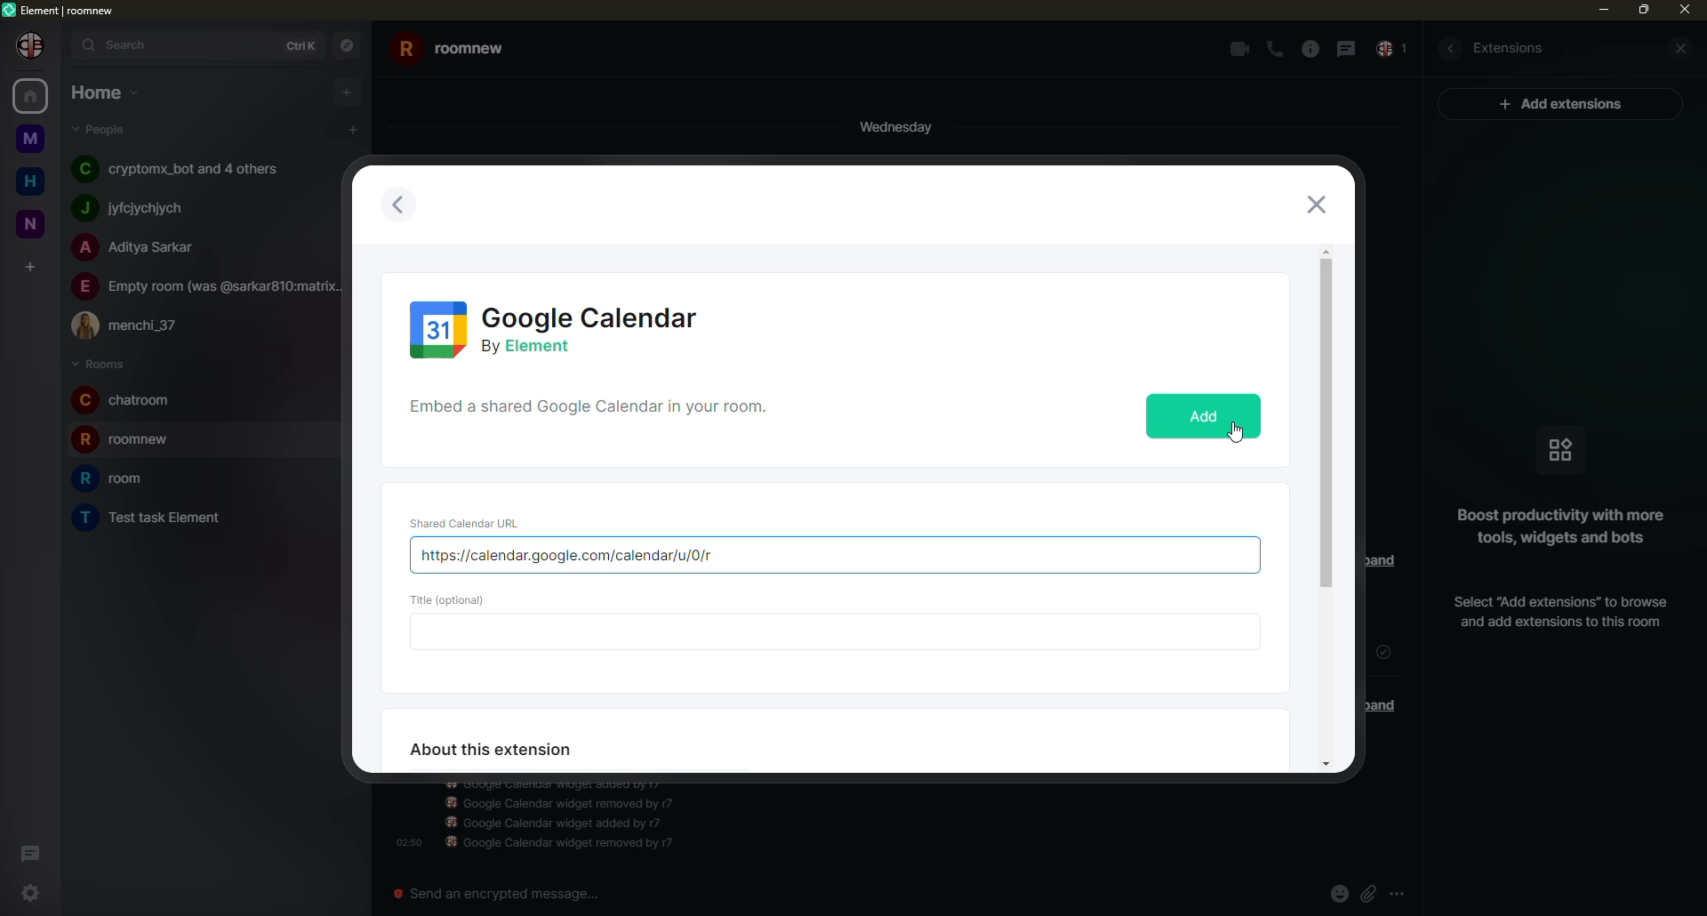 Image resolution: width=1707 pixels, height=916 pixels. What do you see at coordinates (130, 209) in the screenshot?
I see `people` at bounding box center [130, 209].